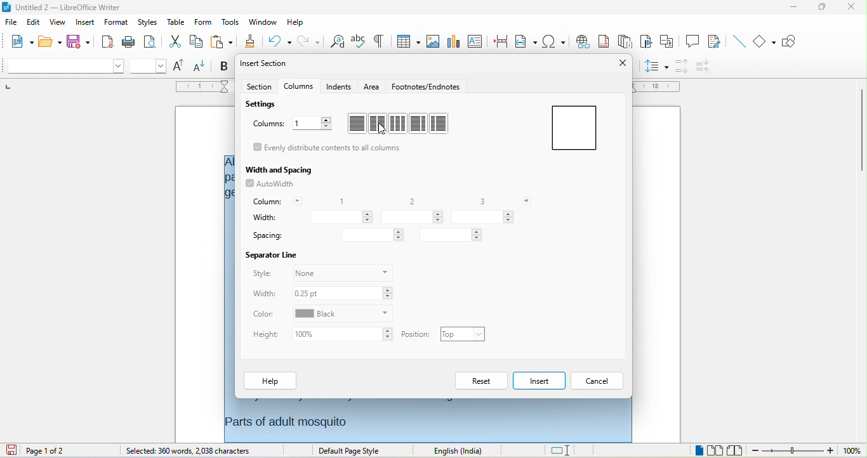 The width and height of the screenshot is (867, 458). Describe the element at coordinates (427, 86) in the screenshot. I see `footnotes/endnotes` at that location.